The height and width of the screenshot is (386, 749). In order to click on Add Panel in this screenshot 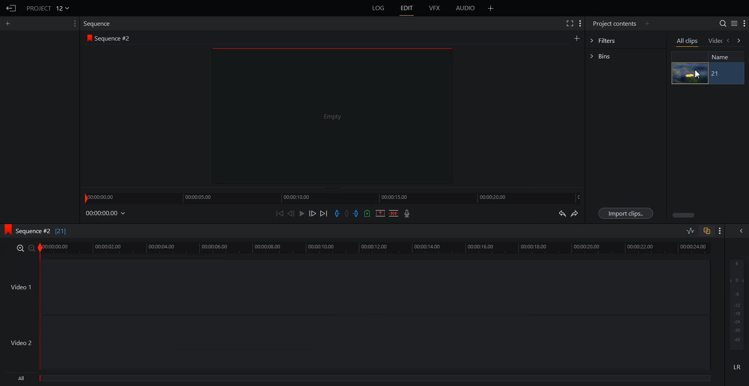, I will do `click(648, 23)`.